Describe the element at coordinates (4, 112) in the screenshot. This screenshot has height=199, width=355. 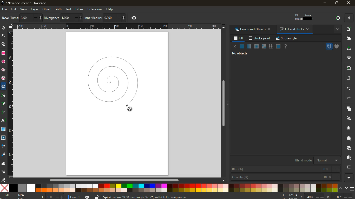
I see `r` at that location.